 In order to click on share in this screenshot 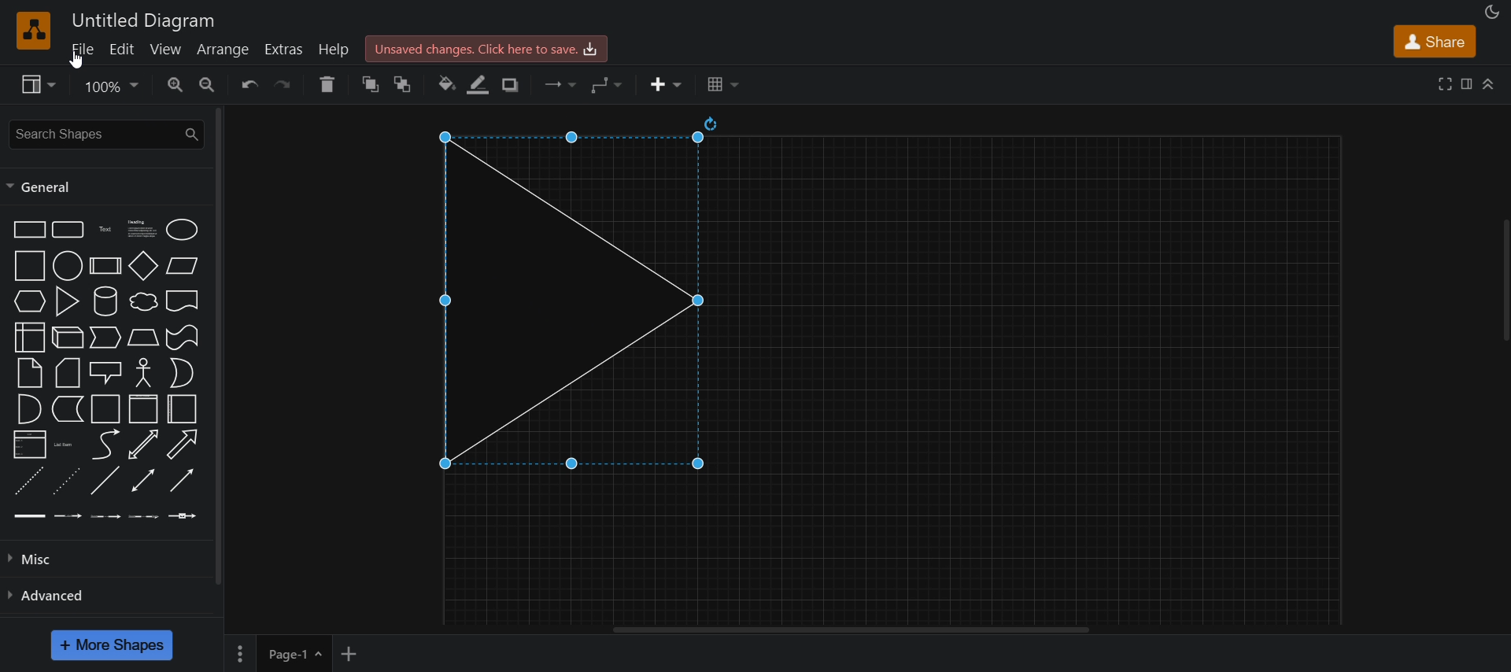, I will do `click(1433, 41)`.